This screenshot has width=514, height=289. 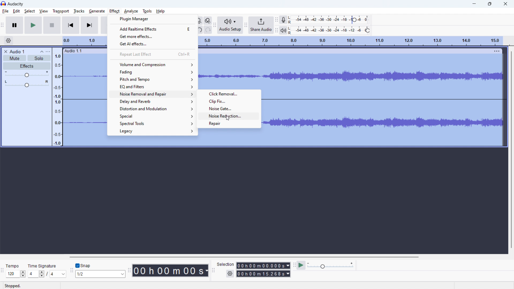 What do you see at coordinates (151, 101) in the screenshot?
I see `delay and reverb` at bounding box center [151, 101].